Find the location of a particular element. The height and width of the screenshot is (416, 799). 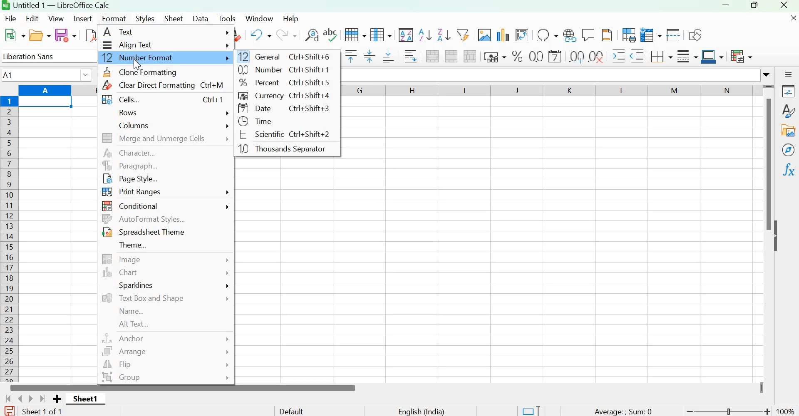

Define print area is located at coordinates (627, 35).